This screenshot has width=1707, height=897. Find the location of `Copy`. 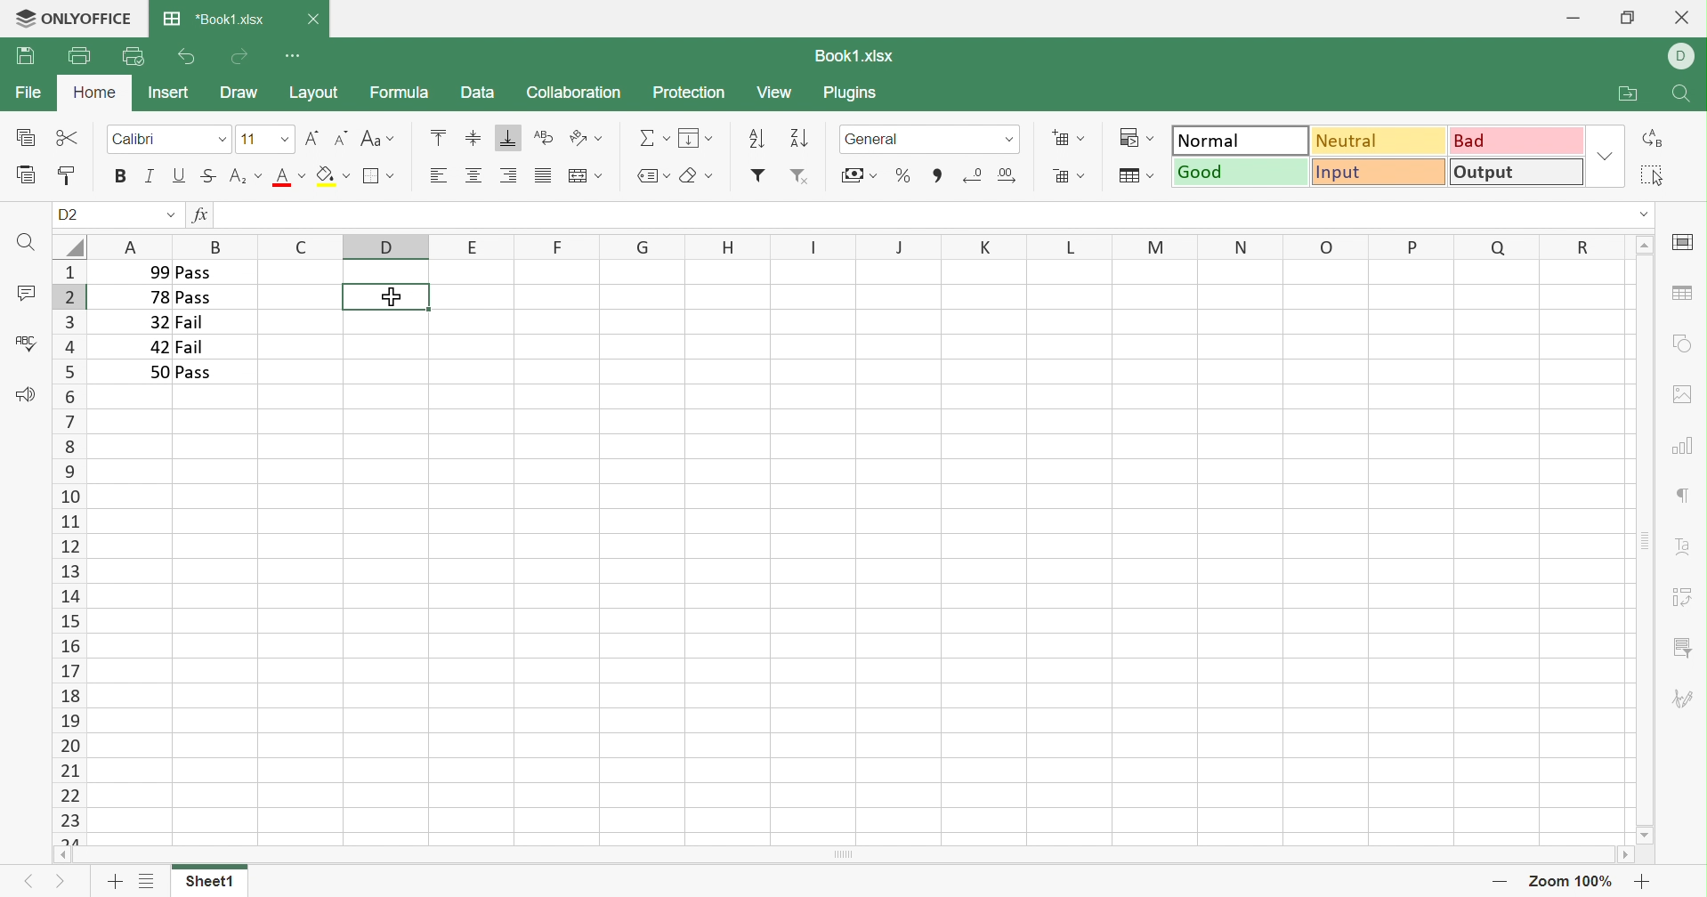

Copy is located at coordinates (28, 137).